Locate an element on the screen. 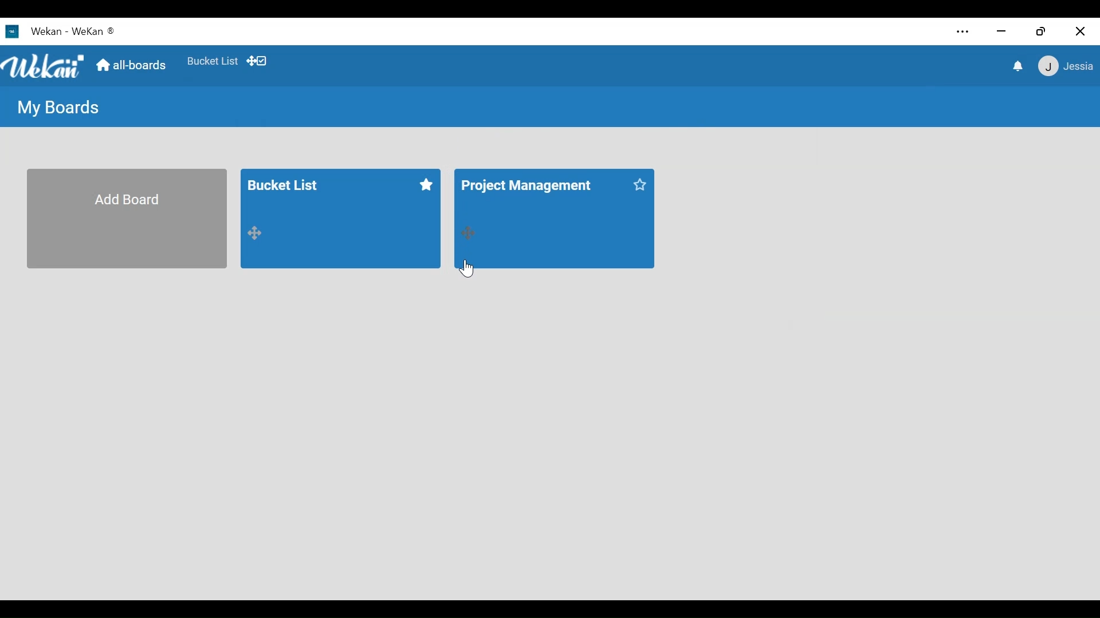 The width and height of the screenshot is (1100, 618). Home (all-boards) is located at coordinates (130, 65).